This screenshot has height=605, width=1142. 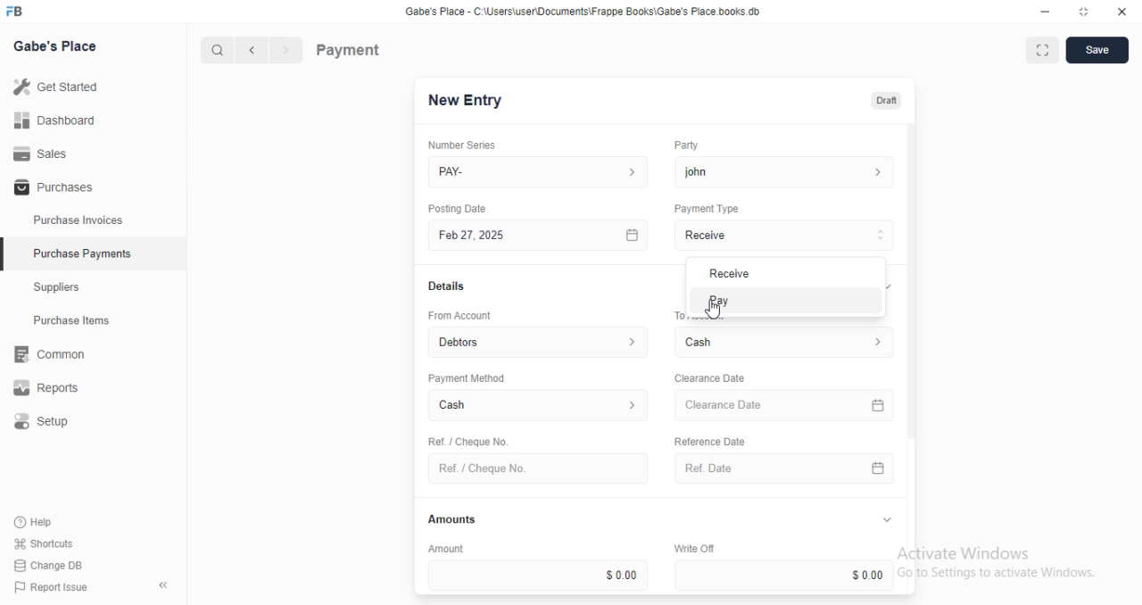 What do you see at coordinates (7, 256) in the screenshot?
I see `selected` at bounding box center [7, 256].